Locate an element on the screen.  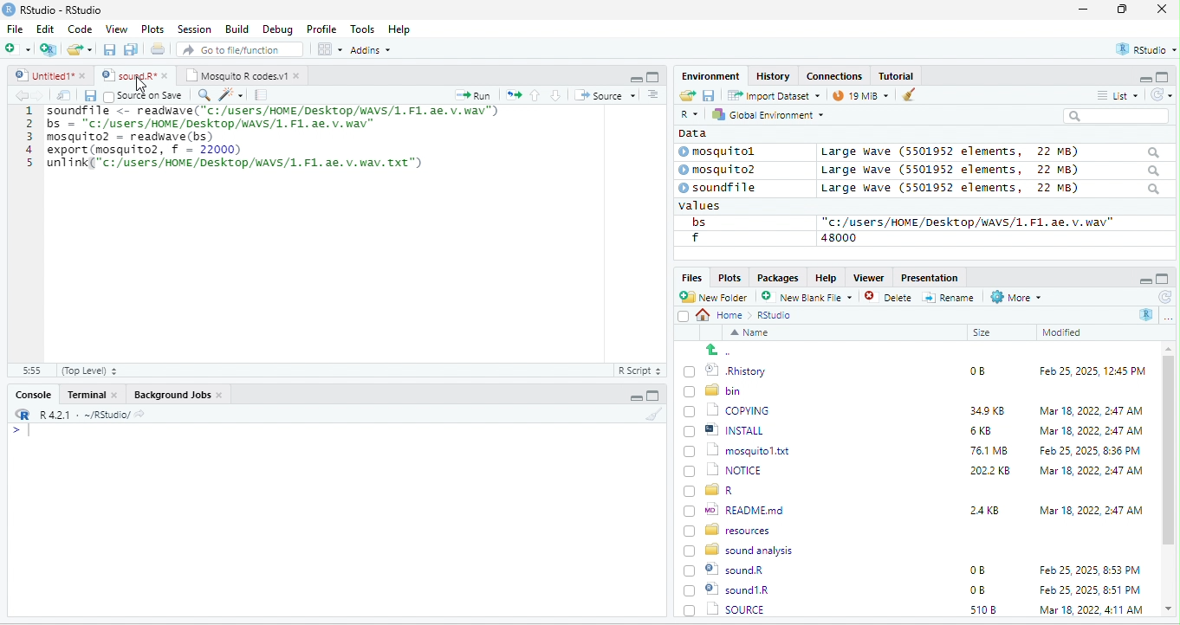
Console is located at coordinates (32, 393).